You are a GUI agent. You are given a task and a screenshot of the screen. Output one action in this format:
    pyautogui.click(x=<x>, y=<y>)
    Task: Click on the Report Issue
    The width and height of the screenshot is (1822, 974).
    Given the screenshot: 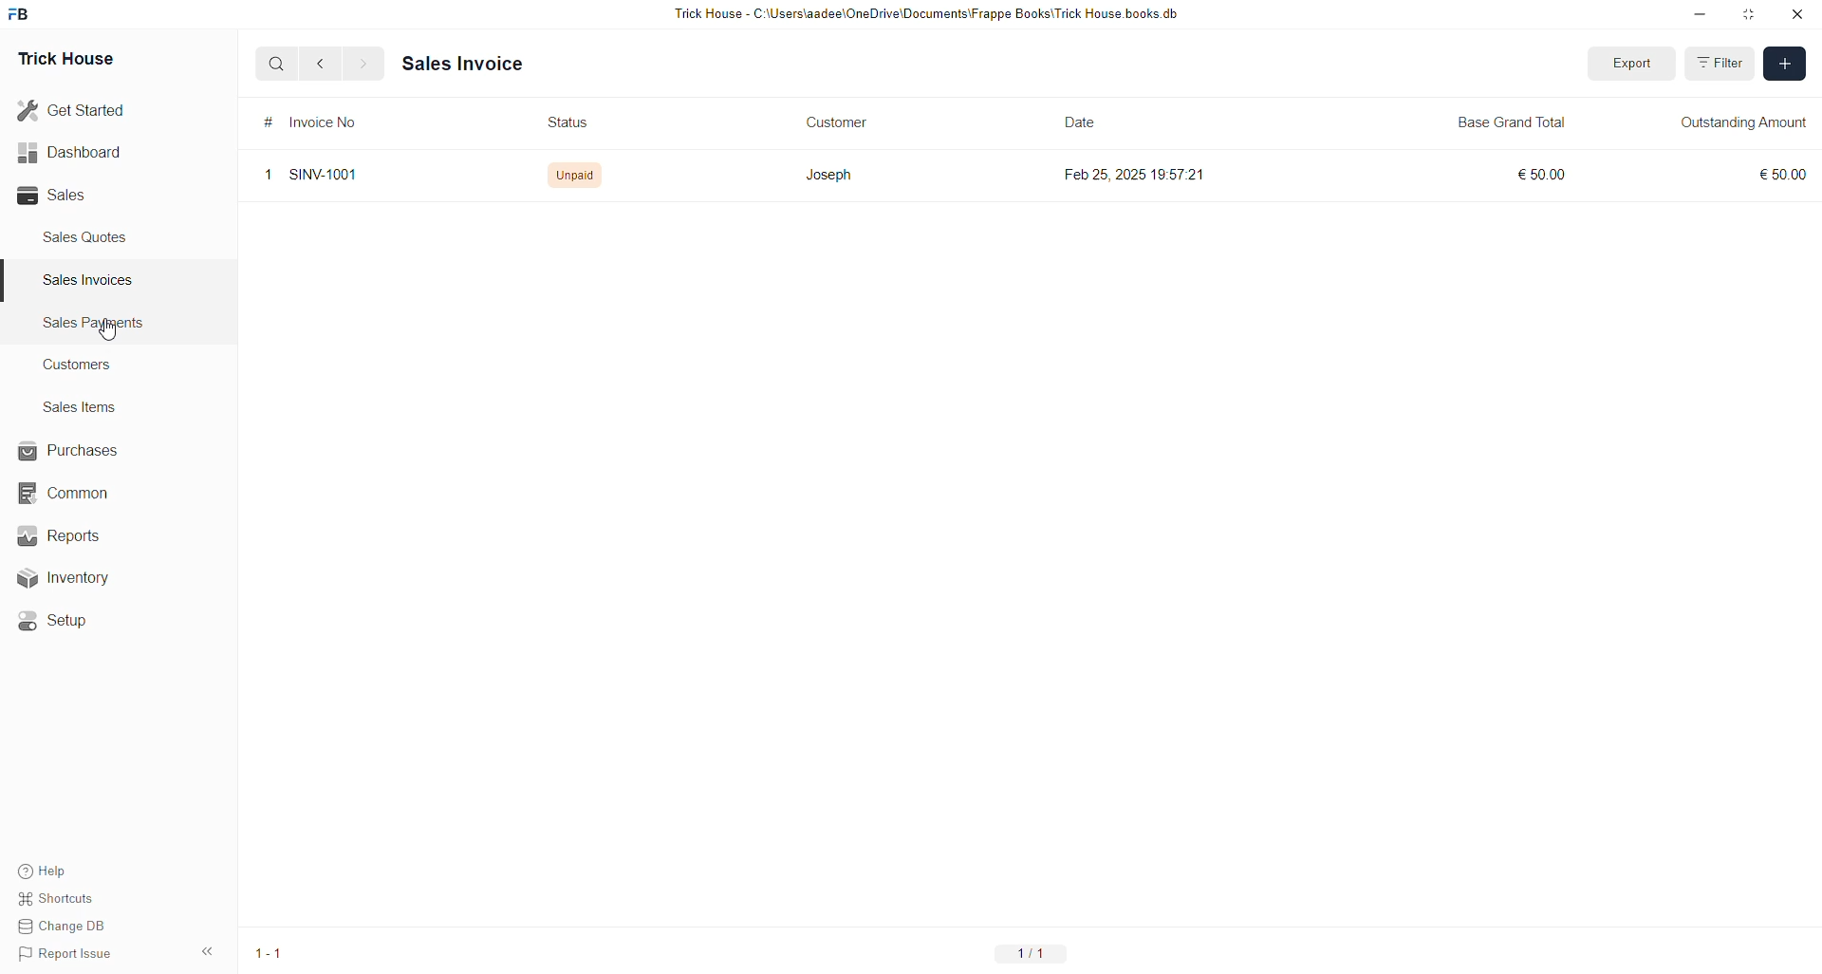 What is the action you would take?
    pyautogui.click(x=69, y=954)
    